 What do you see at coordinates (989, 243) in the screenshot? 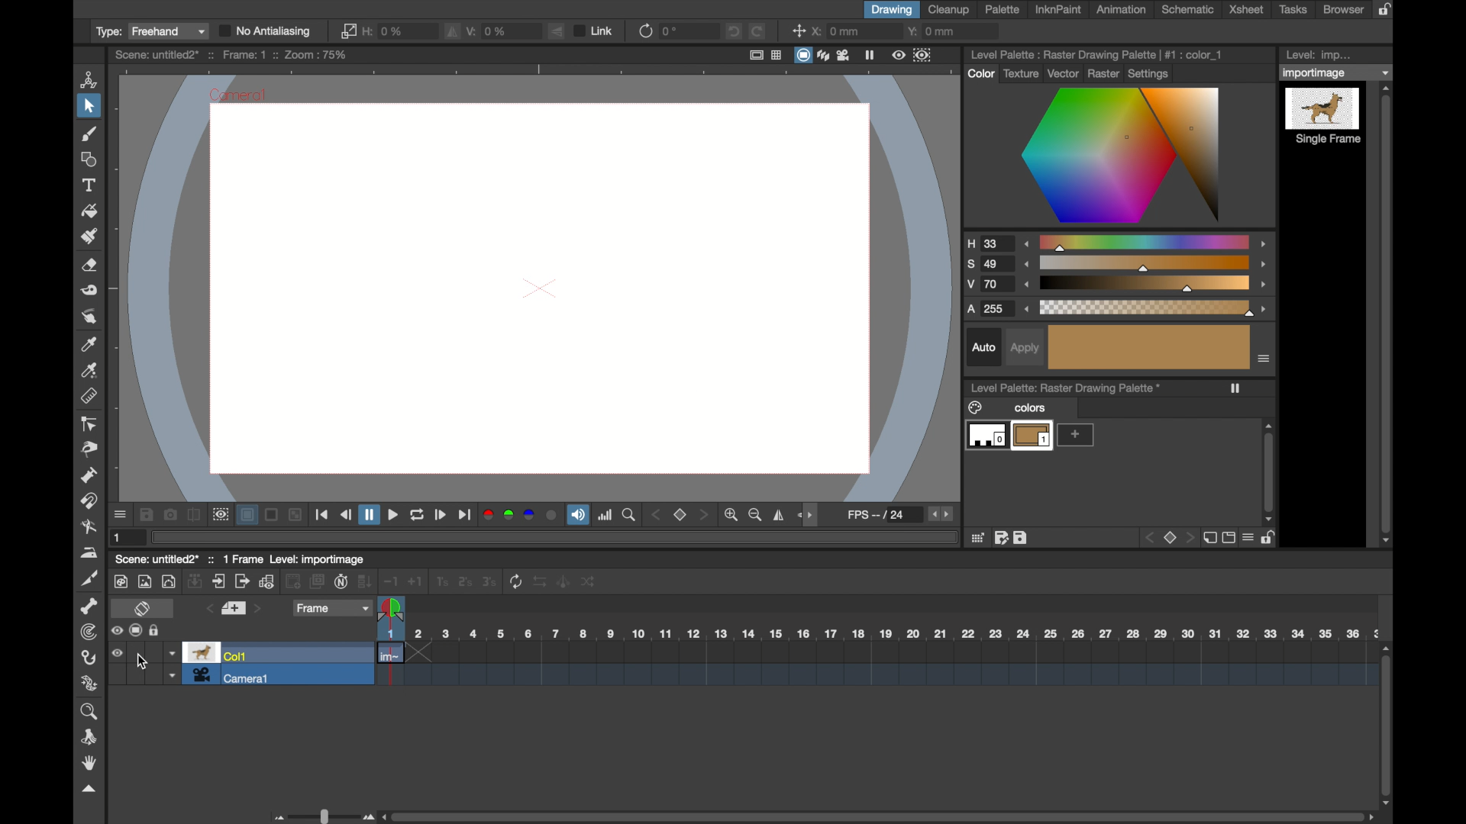
I see `H` at bounding box center [989, 243].